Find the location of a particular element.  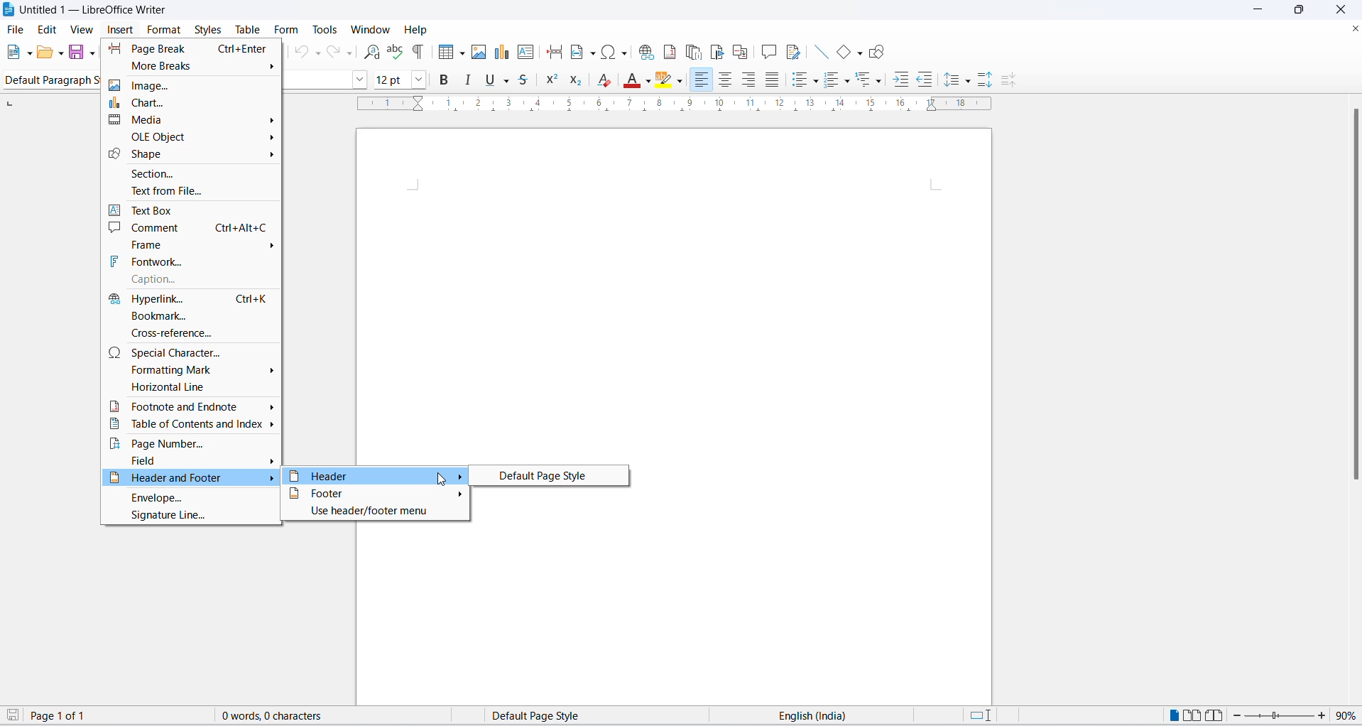

table of content and index is located at coordinates (190, 426).